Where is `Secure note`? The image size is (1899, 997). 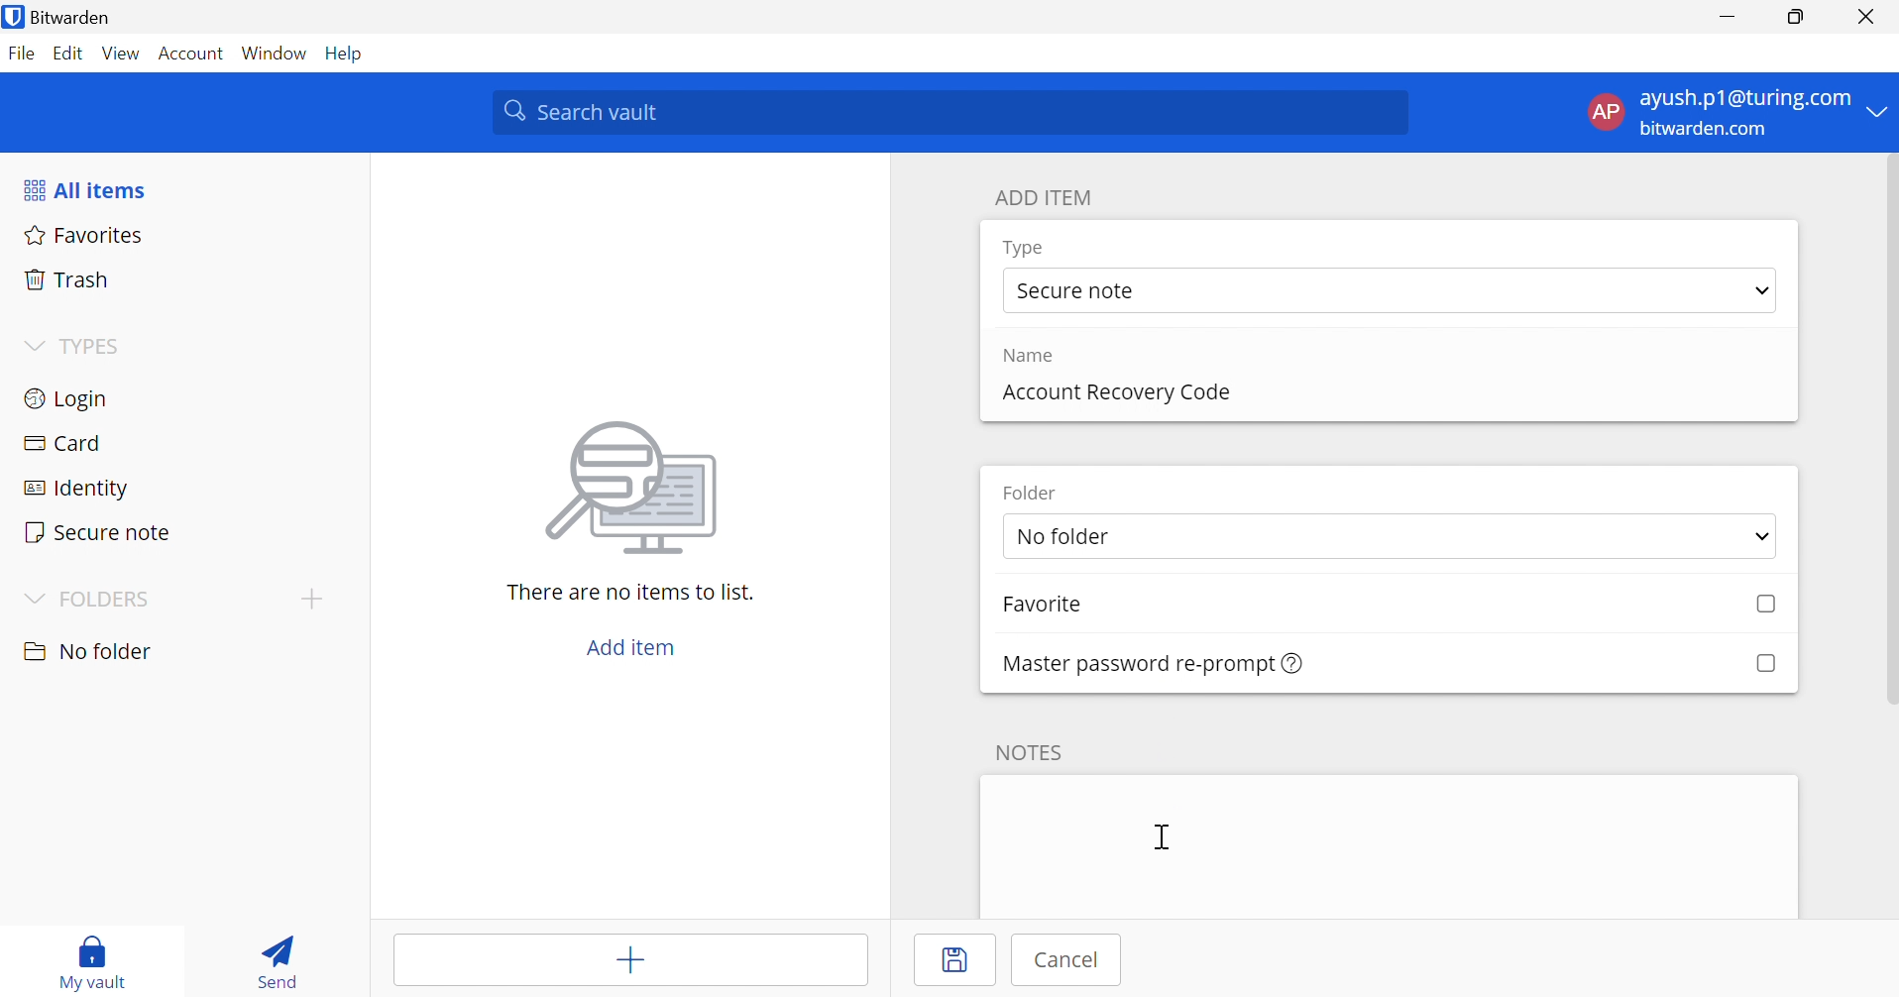 Secure note is located at coordinates (1080, 292).